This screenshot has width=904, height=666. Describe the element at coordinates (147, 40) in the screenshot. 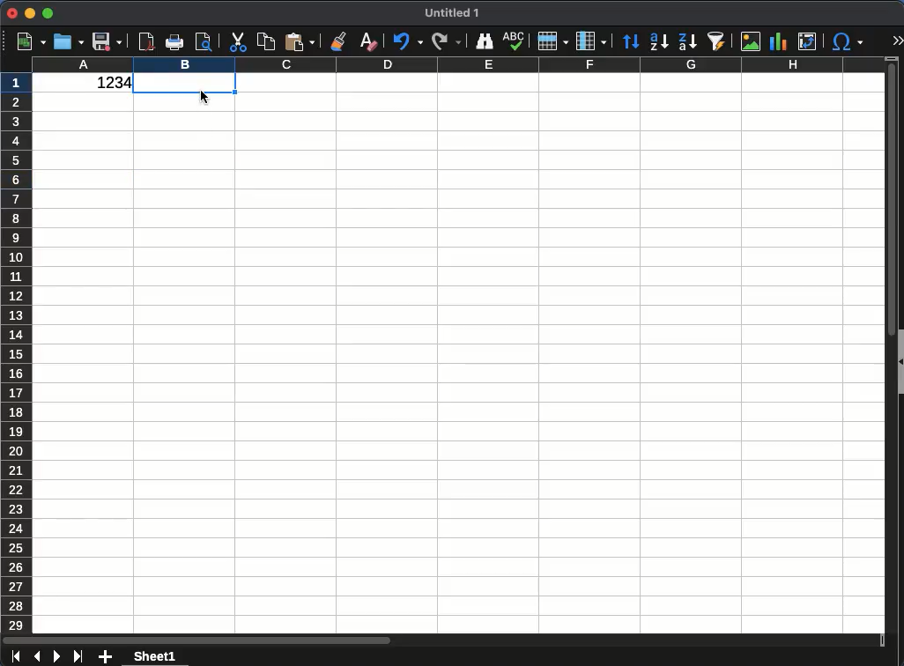

I see `pdf viewer` at that location.